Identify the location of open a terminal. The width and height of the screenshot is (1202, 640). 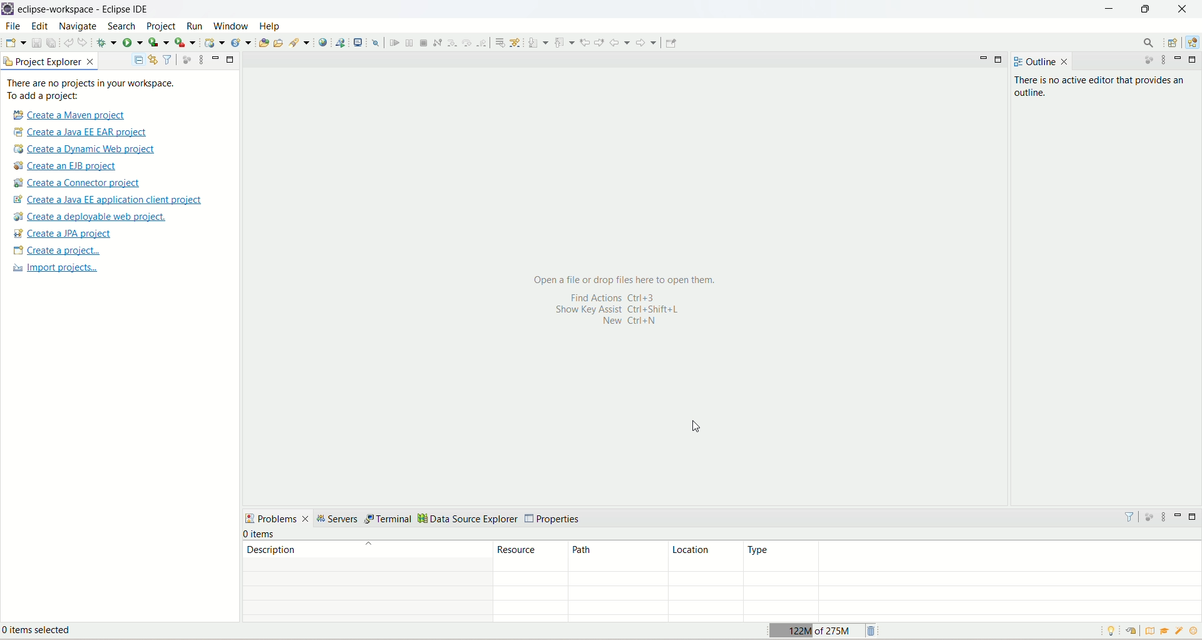
(359, 41).